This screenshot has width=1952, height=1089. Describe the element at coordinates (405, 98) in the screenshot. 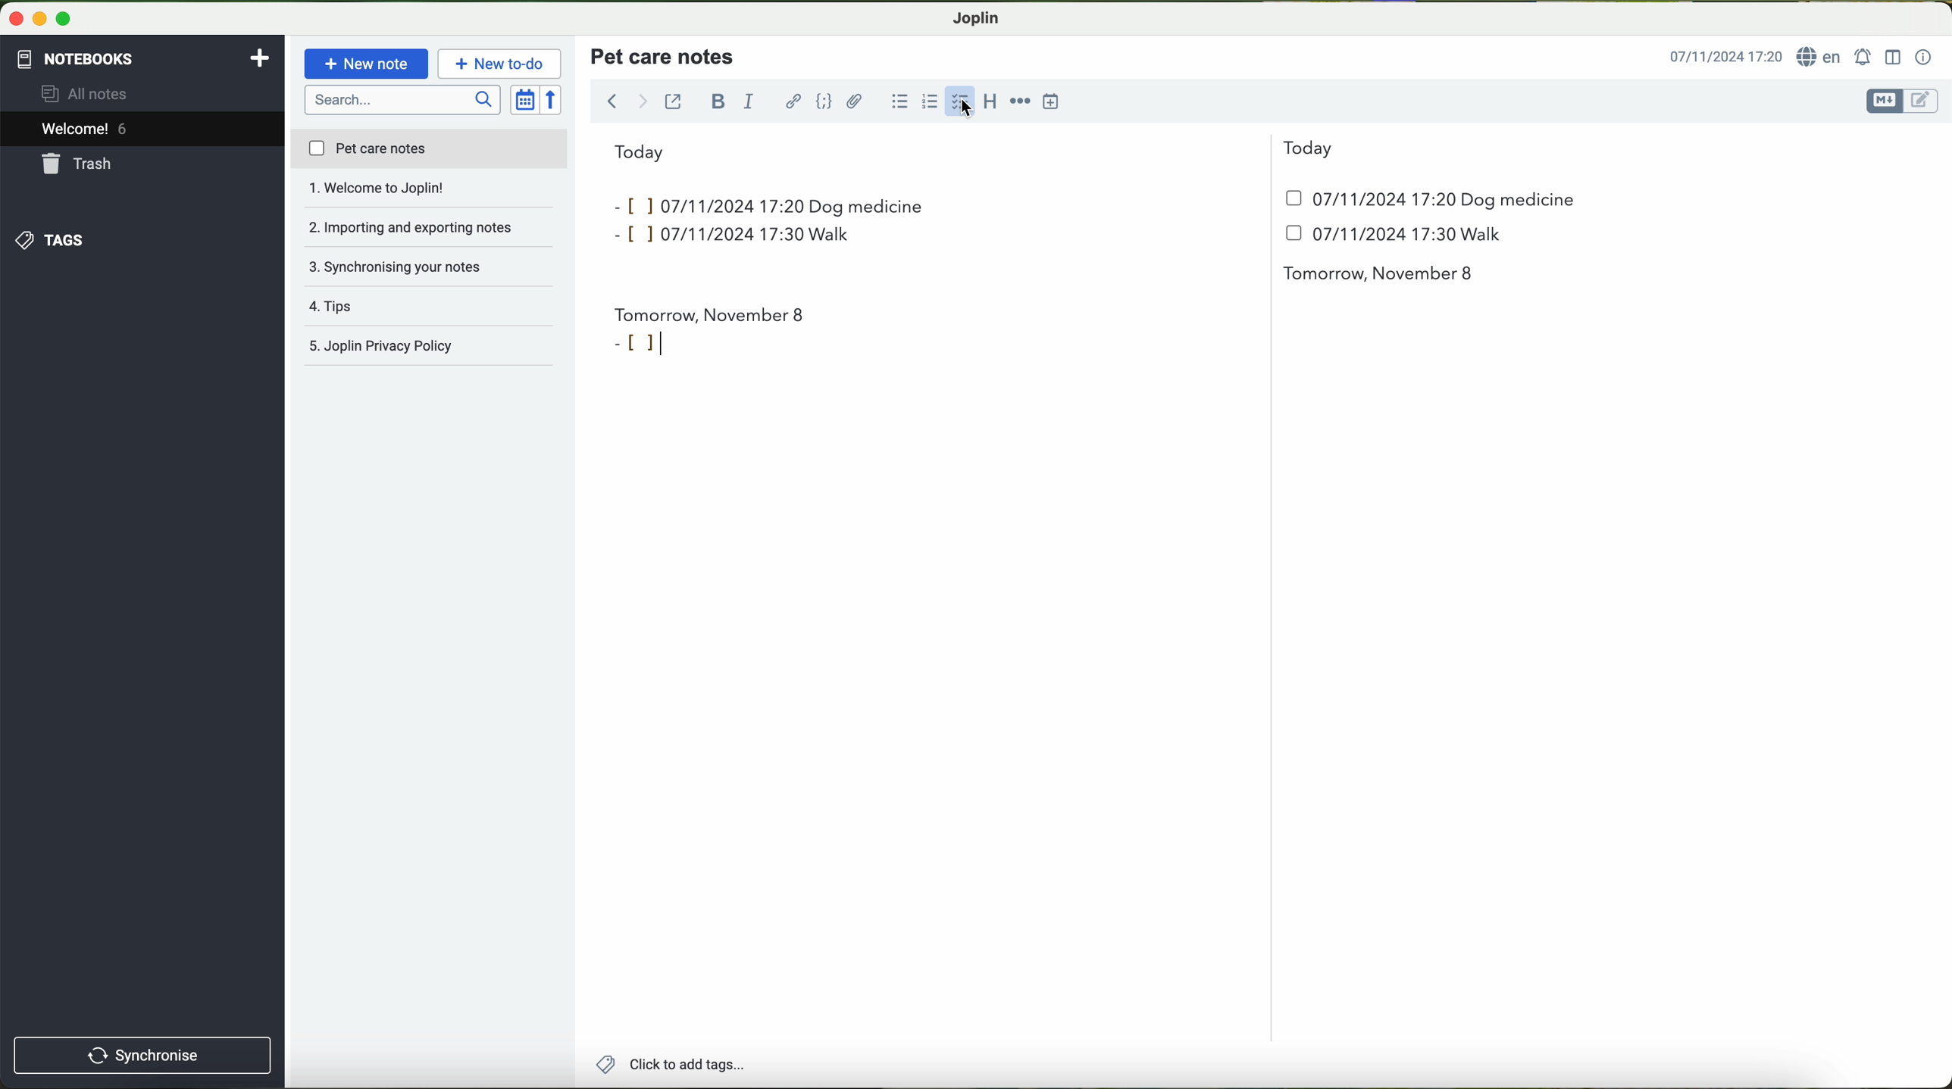

I see `search bar` at that location.